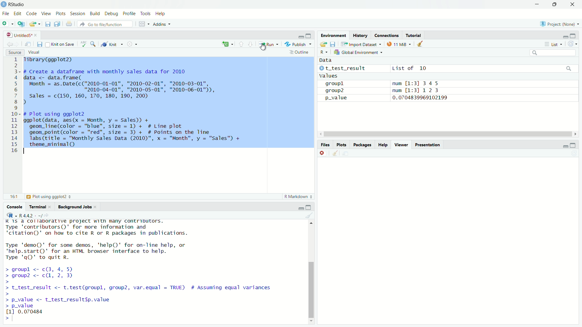 The width and height of the screenshot is (582, 327). Describe the element at coordinates (17, 13) in the screenshot. I see `Edit` at that location.